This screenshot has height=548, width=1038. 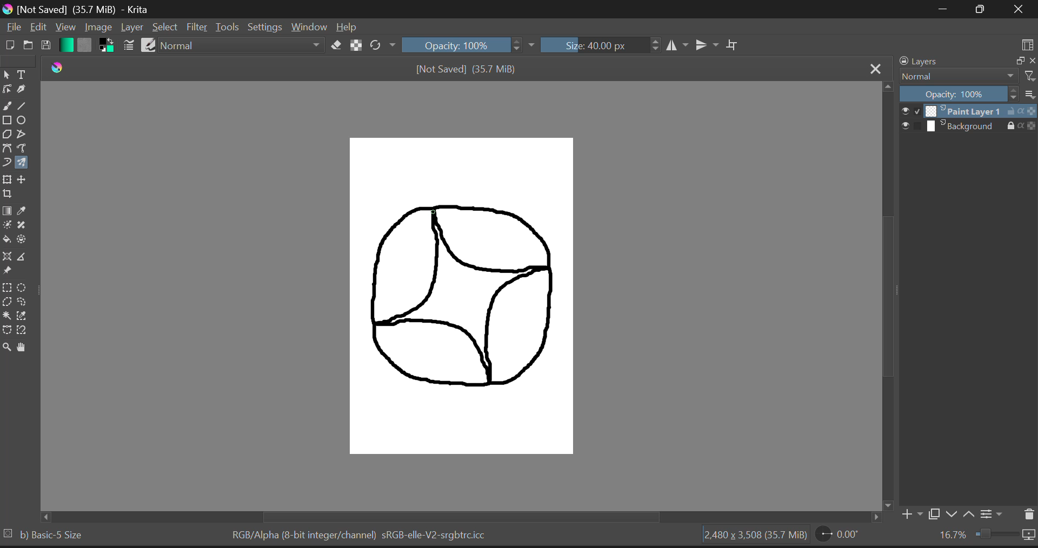 What do you see at coordinates (243, 45) in the screenshot?
I see `Normal` at bounding box center [243, 45].